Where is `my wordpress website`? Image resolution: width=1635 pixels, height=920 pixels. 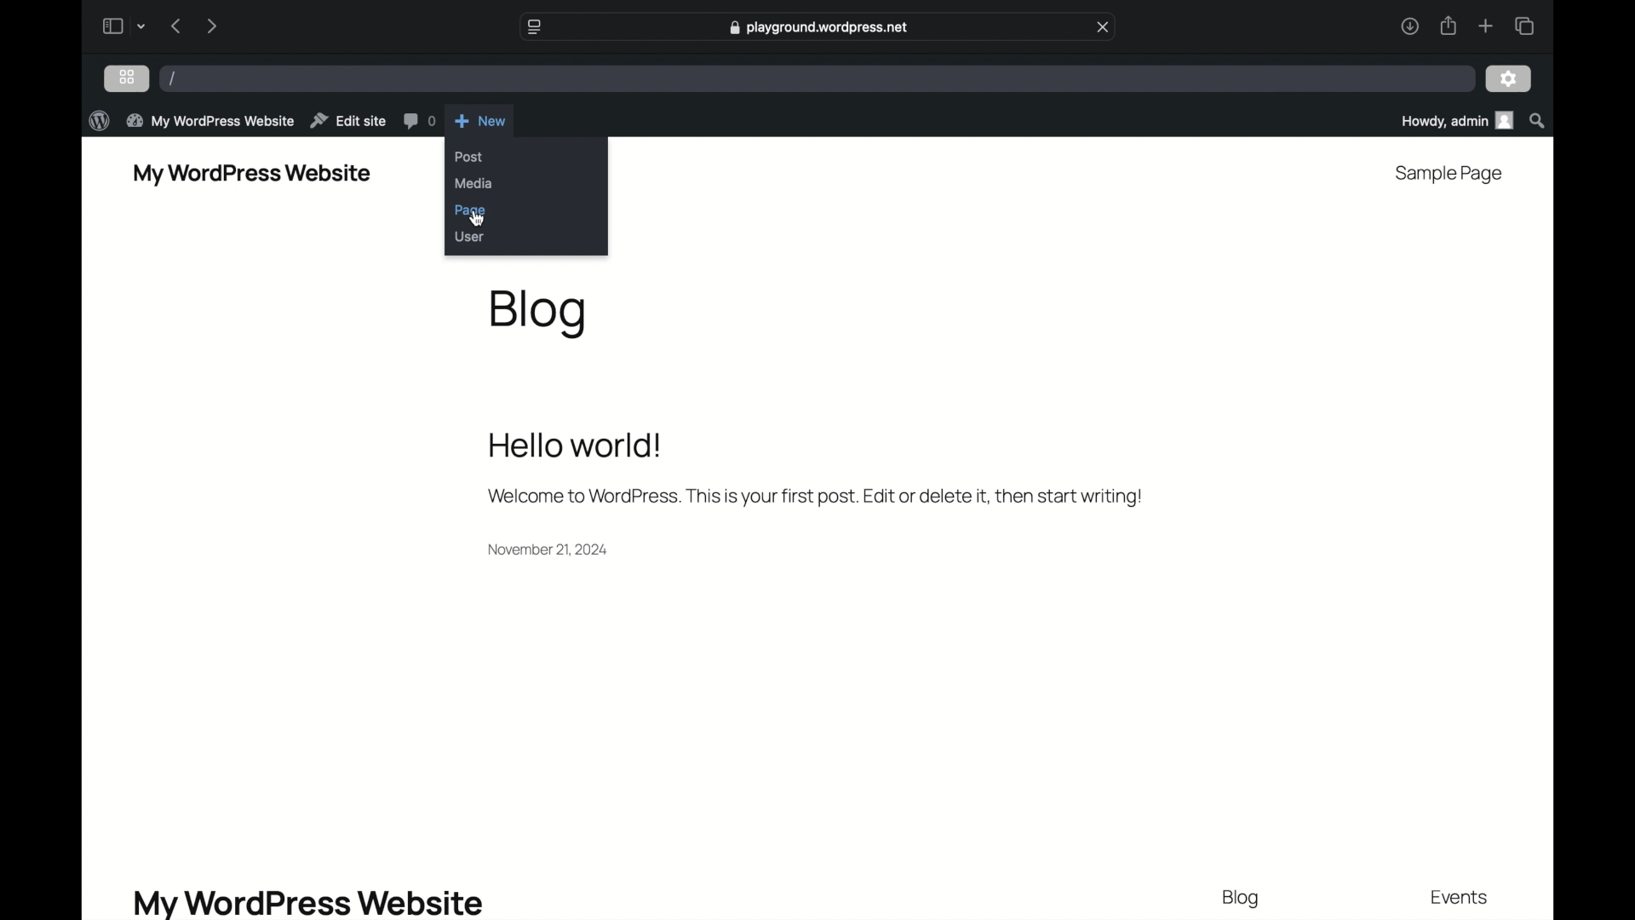
my wordpress website is located at coordinates (252, 175).